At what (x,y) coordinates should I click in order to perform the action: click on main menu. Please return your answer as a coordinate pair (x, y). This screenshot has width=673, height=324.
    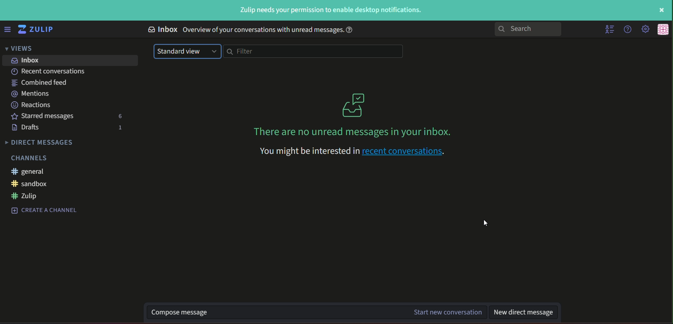
    Looking at the image, I should click on (646, 29).